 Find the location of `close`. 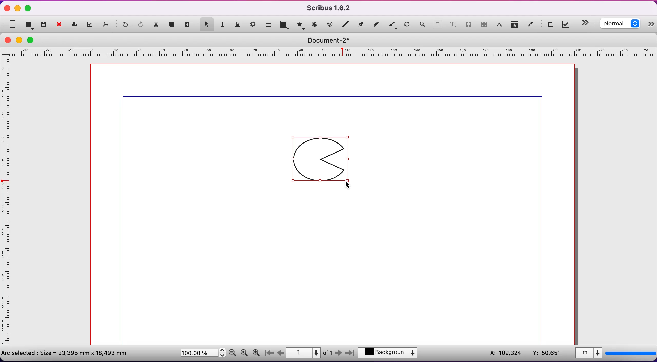

close is located at coordinates (8, 40).